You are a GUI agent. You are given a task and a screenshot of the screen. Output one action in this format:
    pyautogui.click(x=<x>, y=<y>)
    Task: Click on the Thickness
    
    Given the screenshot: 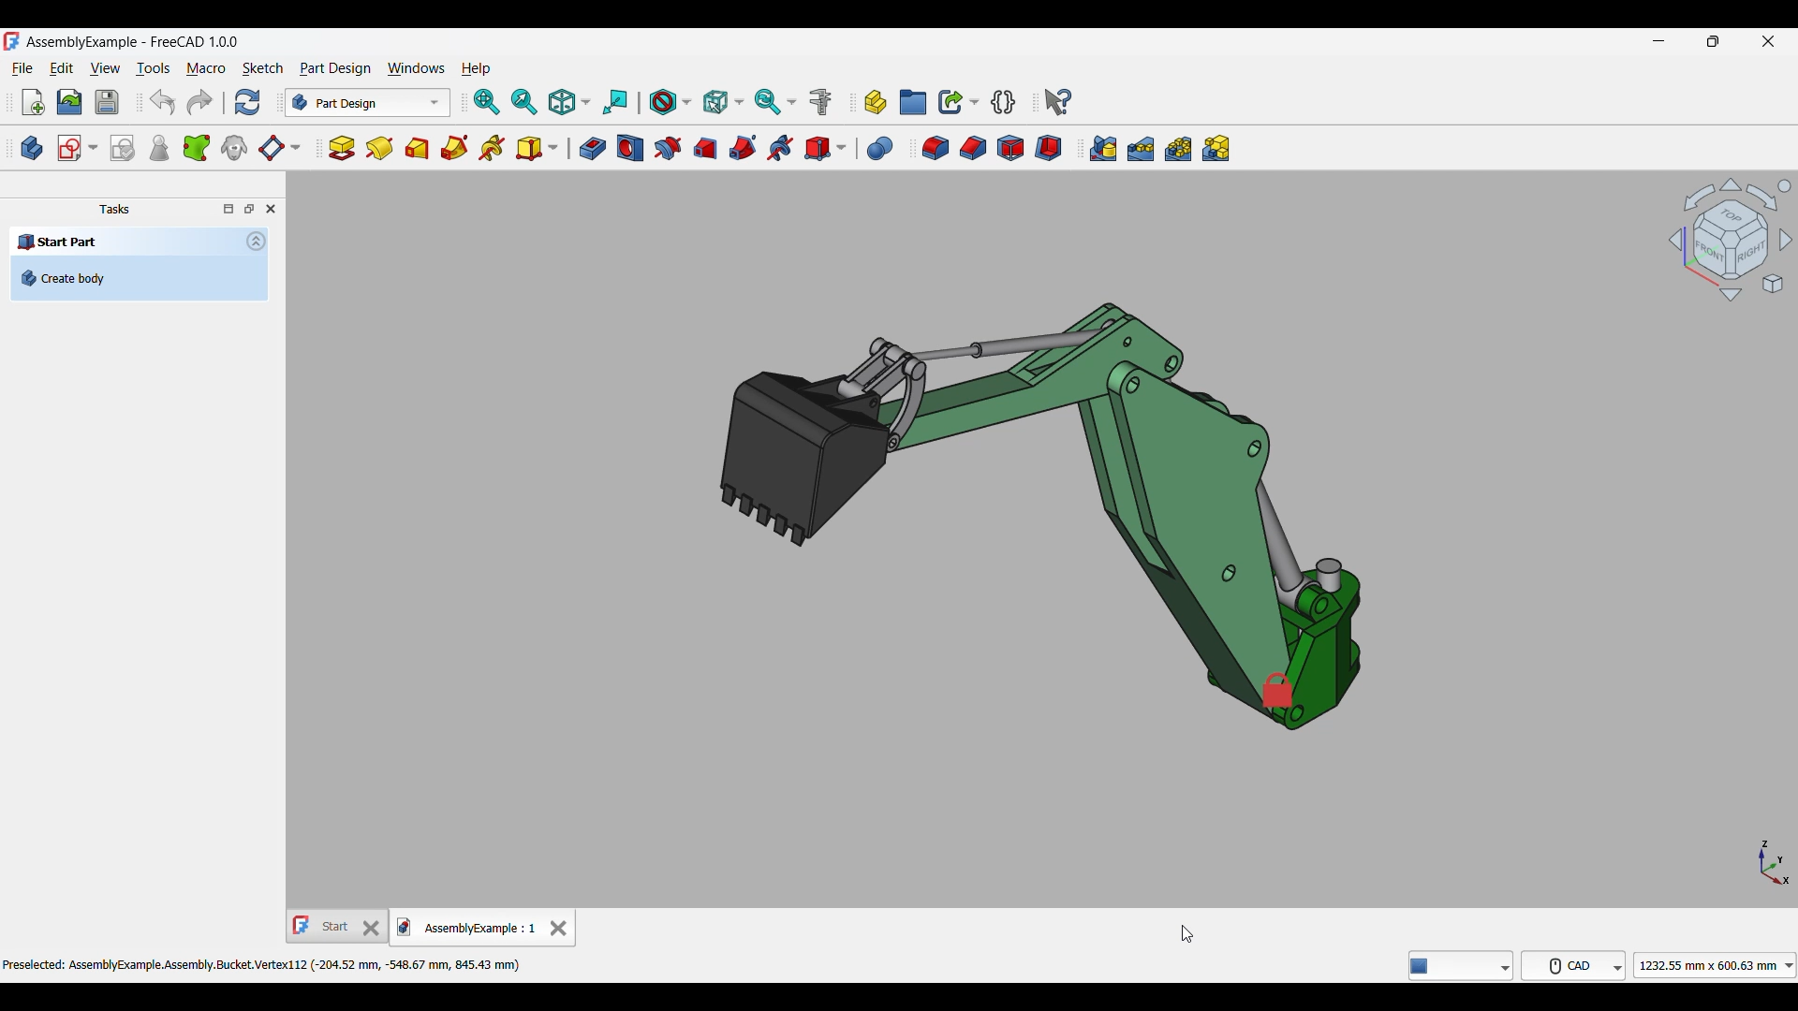 What is the action you would take?
    pyautogui.click(x=1048, y=148)
    